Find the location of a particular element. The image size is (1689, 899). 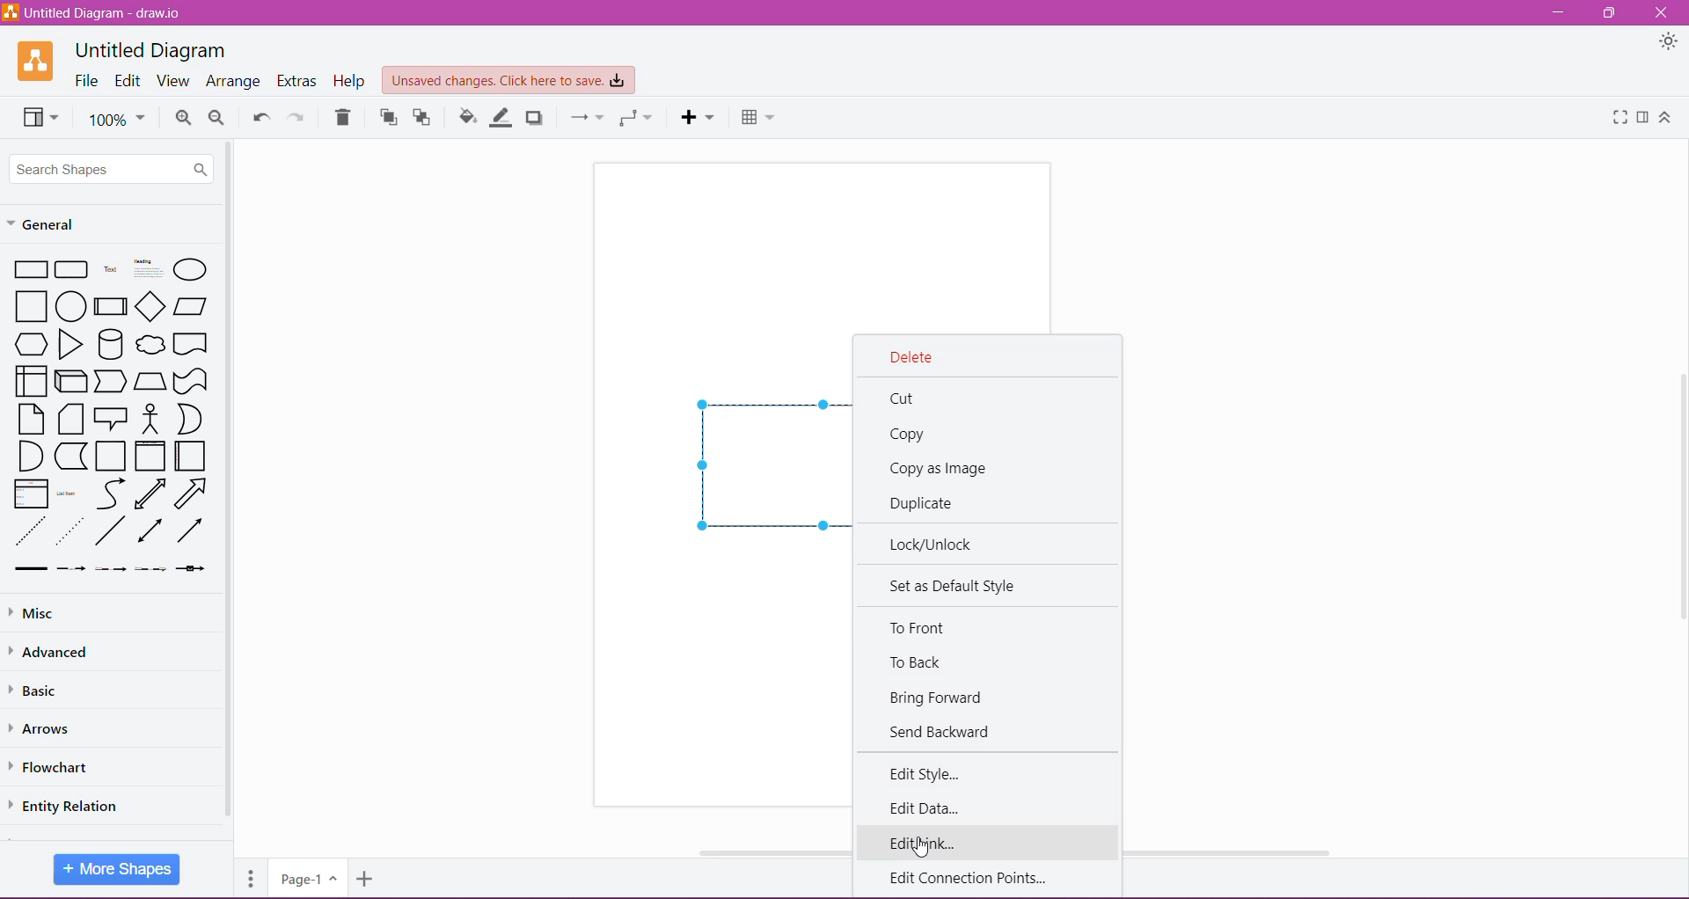

Advanced is located at coordinates (54, 653).